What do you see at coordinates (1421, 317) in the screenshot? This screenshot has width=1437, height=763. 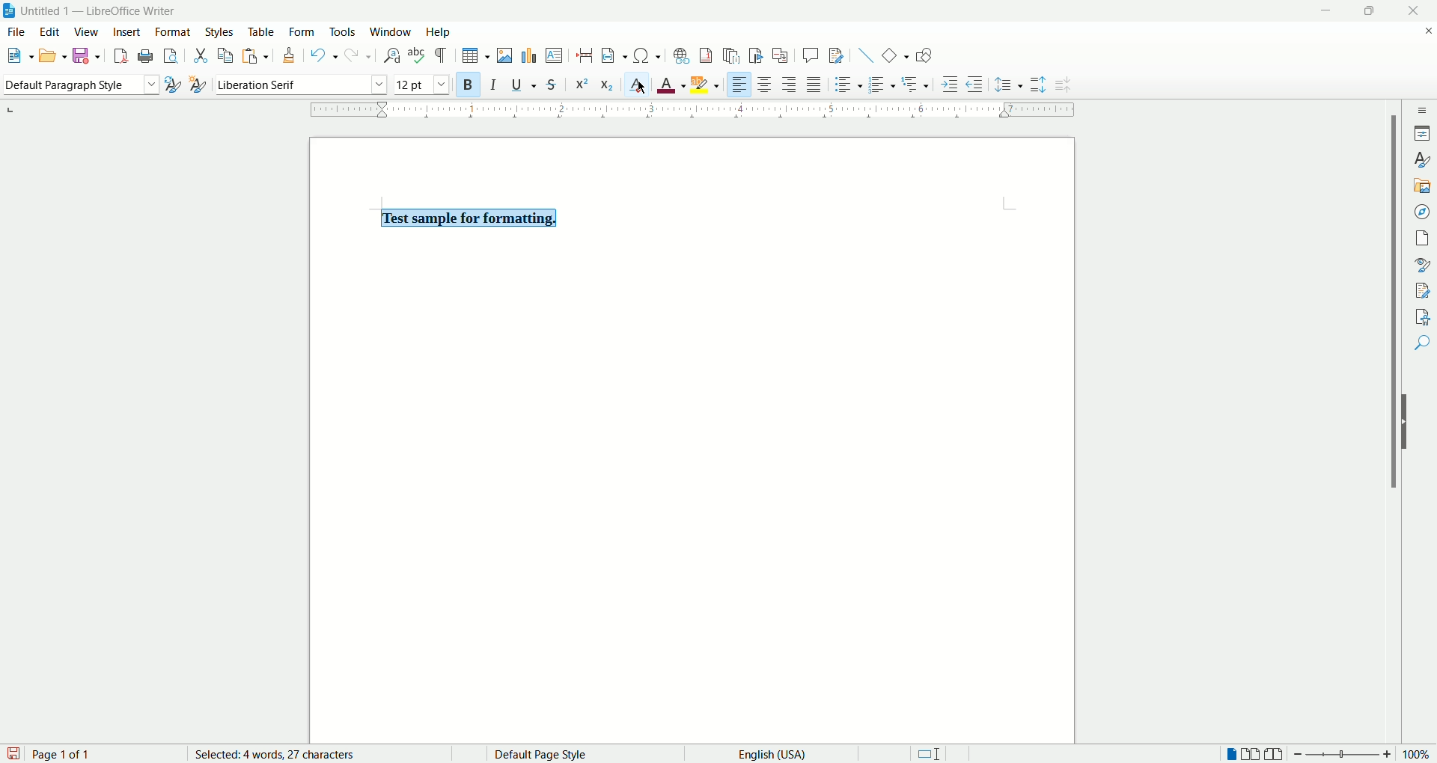 I see `accessibility check` at bounding box center [1421, 317].